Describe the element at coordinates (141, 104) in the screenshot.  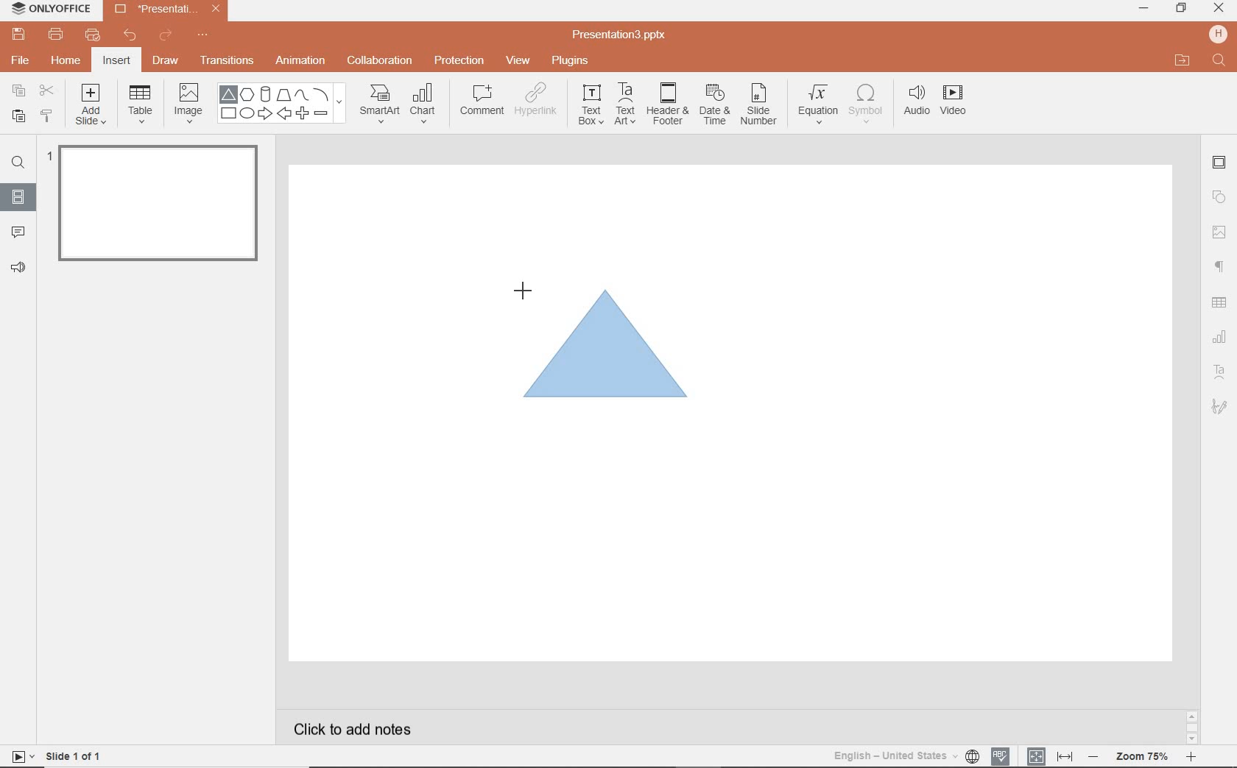
I see `TABLE` at that location.